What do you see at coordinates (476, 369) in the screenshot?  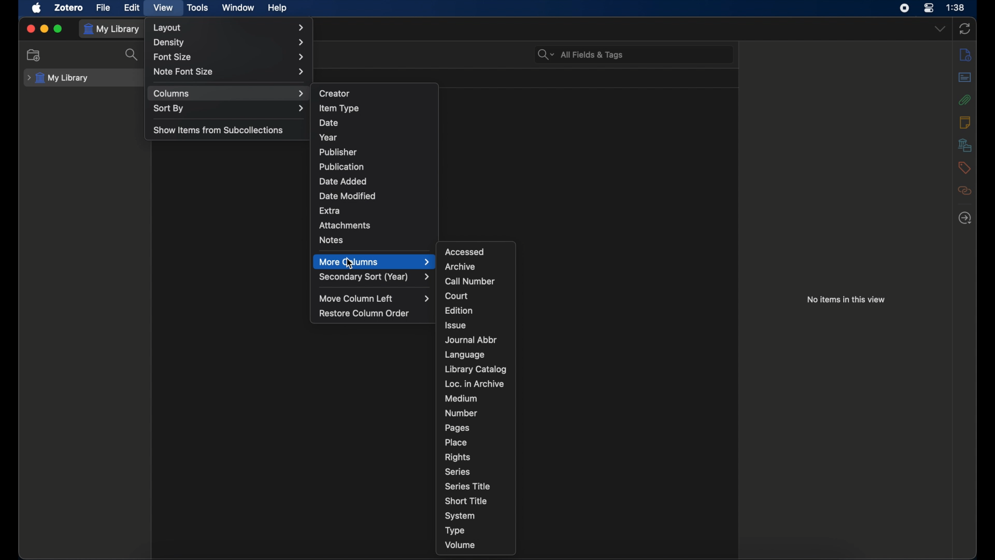 I see `library catalog` at bounding box center [476, 369].